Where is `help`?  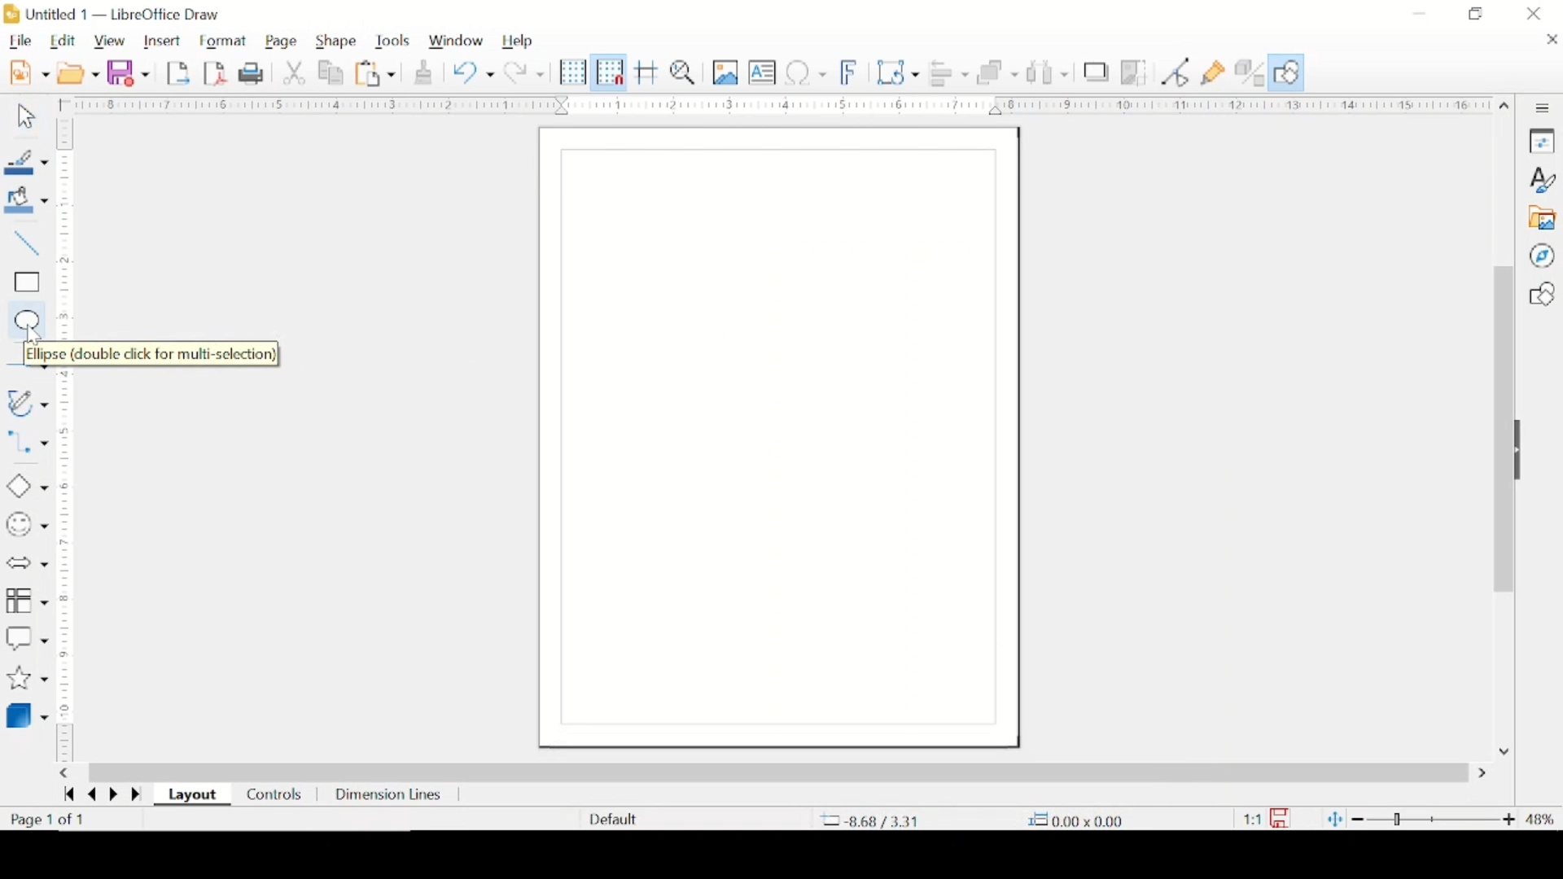
help is located at coordinates (519, 42).